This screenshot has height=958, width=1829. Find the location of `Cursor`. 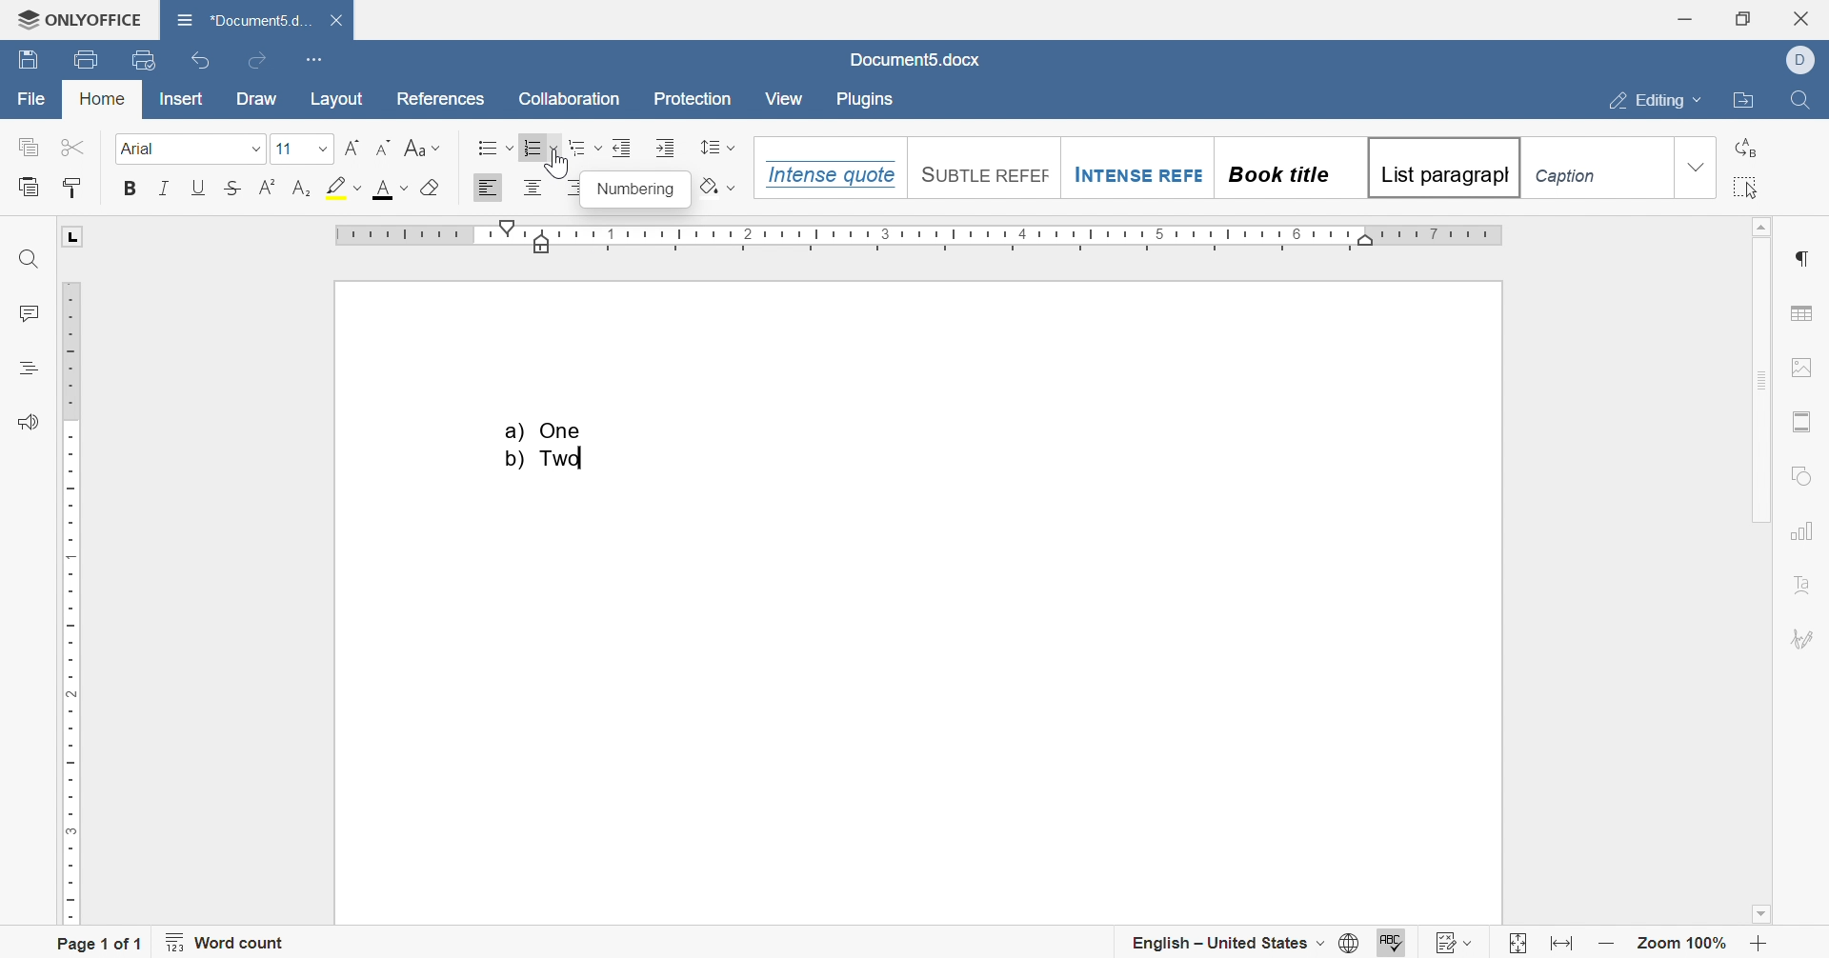

Cursor is located at coordinates (560, 165).